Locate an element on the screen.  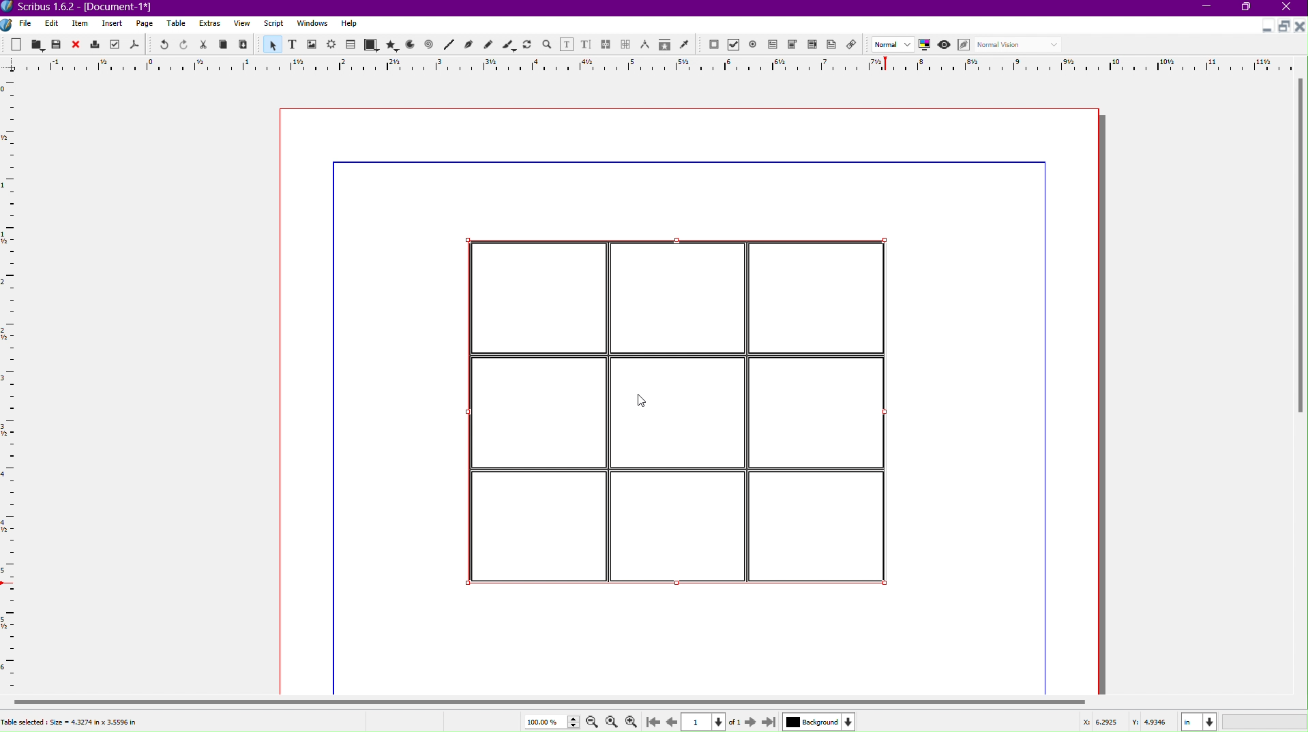
View is located at coordinates (241, 26).